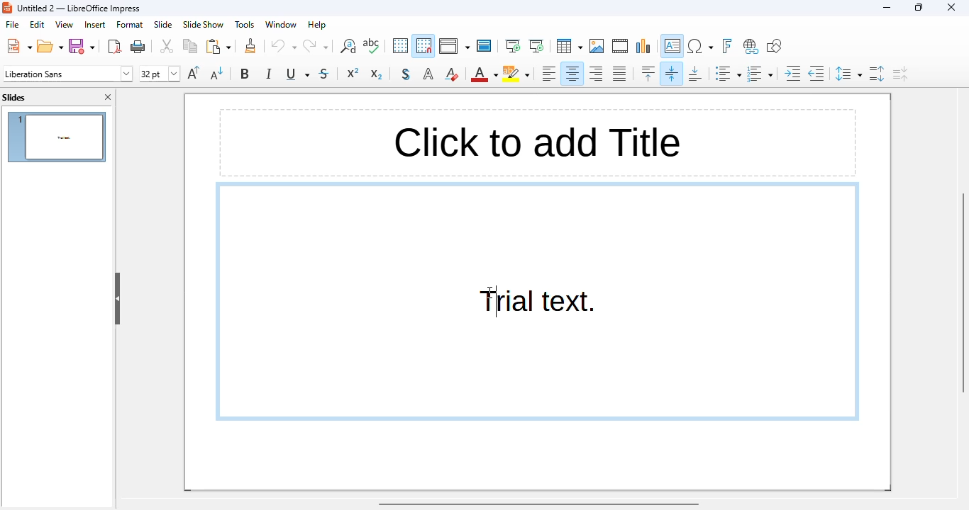  Describe the element at coordinates (453, 46) in the screenshot. I see `display views` at that location.